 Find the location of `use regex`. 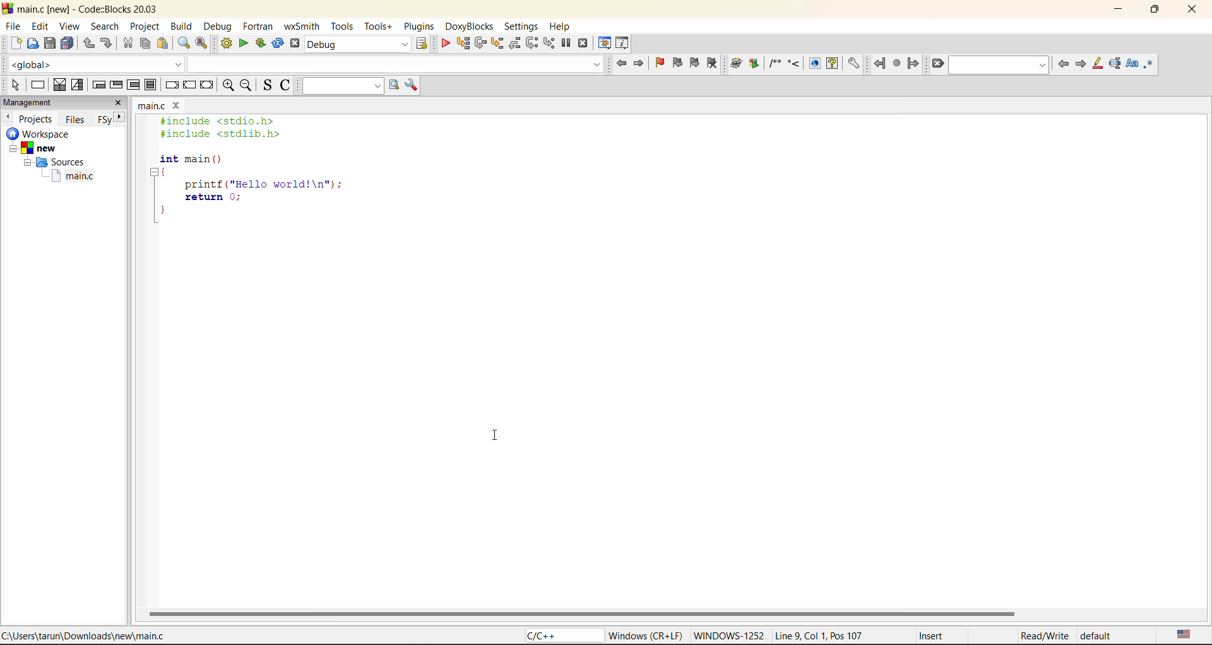

use regex is located at coordinates (1151, 64).